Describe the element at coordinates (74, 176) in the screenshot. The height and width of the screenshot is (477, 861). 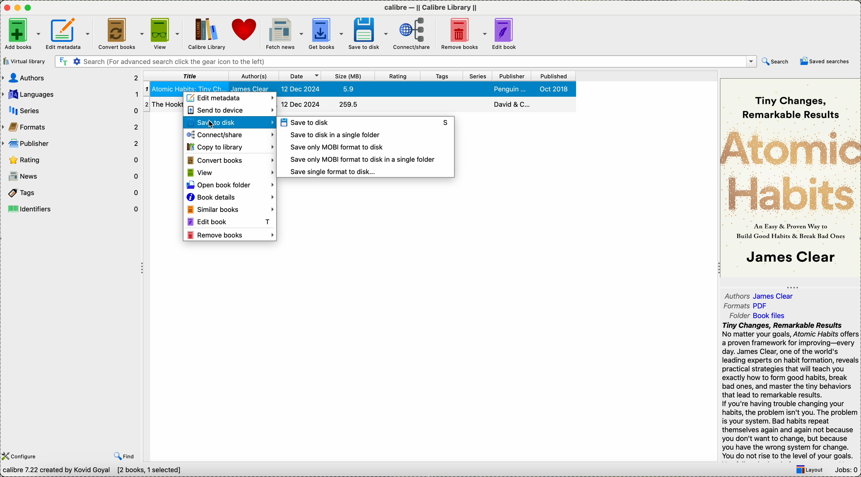
I see `news` at that location.